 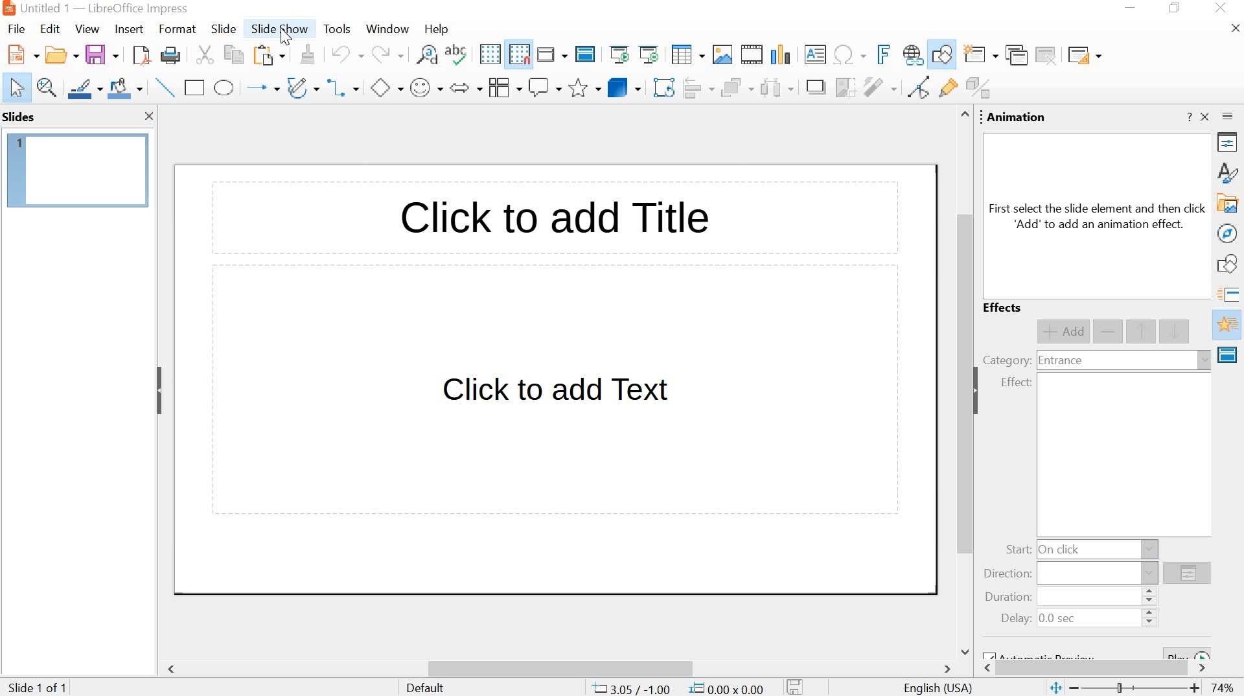 I want to click on show draw functions, so click(x=943, y=54).